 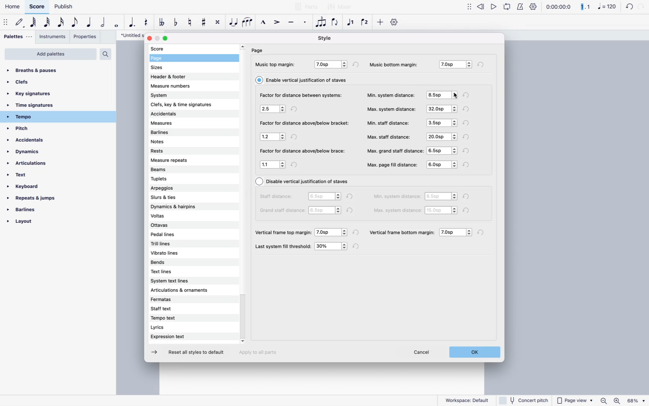 What do you see at coordinates (467, 399) in the screenshot?
I see `workspace` at bounding box center [467, 399].